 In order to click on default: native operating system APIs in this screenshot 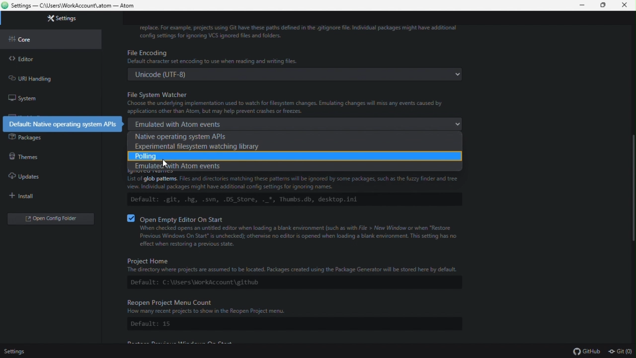, I will do `click(64, 124)`.